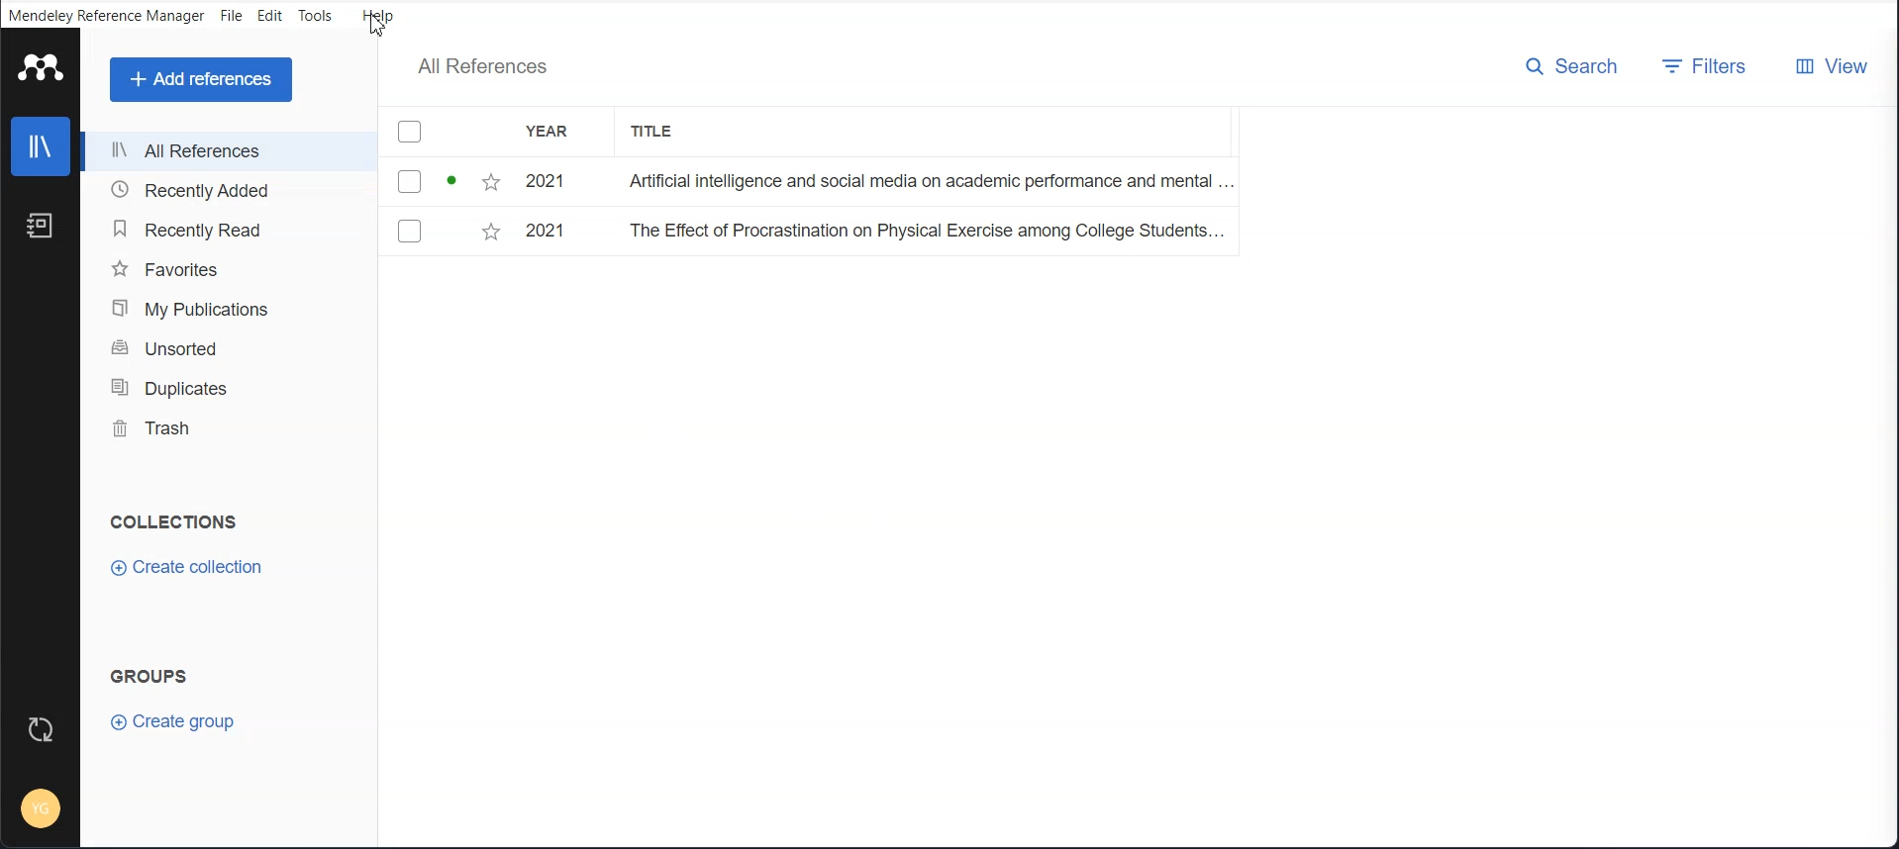  Describe the element at coordinates (177, 722) in the screenshot. I see `Create group` at that location.